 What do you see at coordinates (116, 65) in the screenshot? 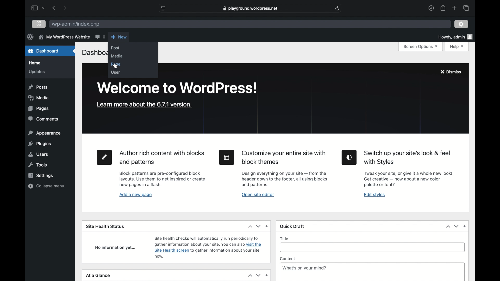
I see `page` at bounding box center [116, 65].